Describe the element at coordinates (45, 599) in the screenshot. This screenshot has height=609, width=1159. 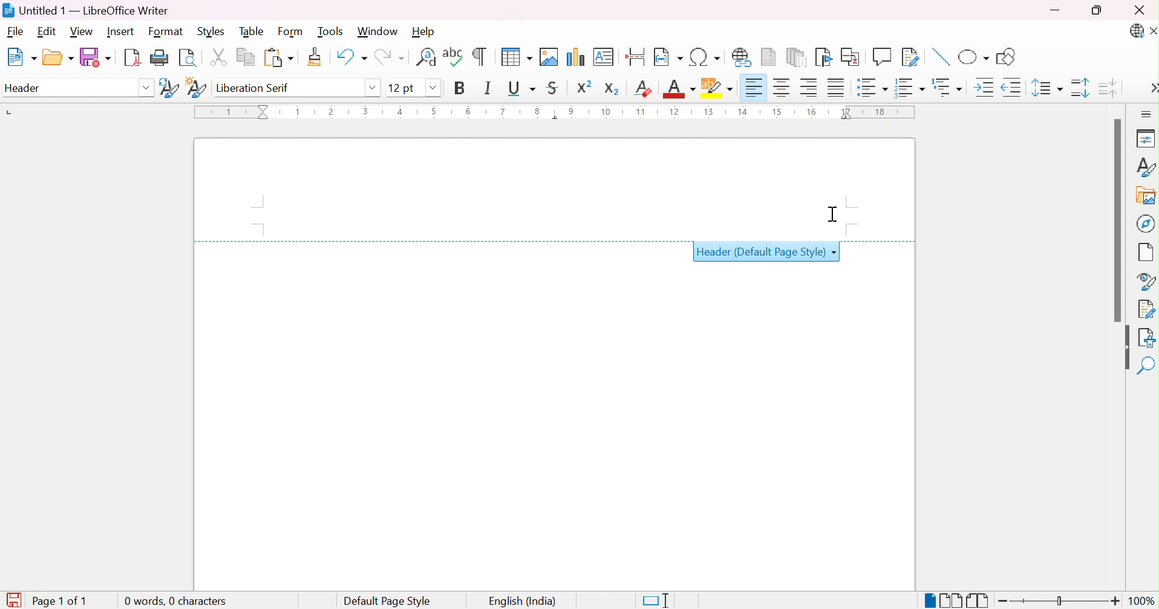
I see `Page 1 of 1` at that location.